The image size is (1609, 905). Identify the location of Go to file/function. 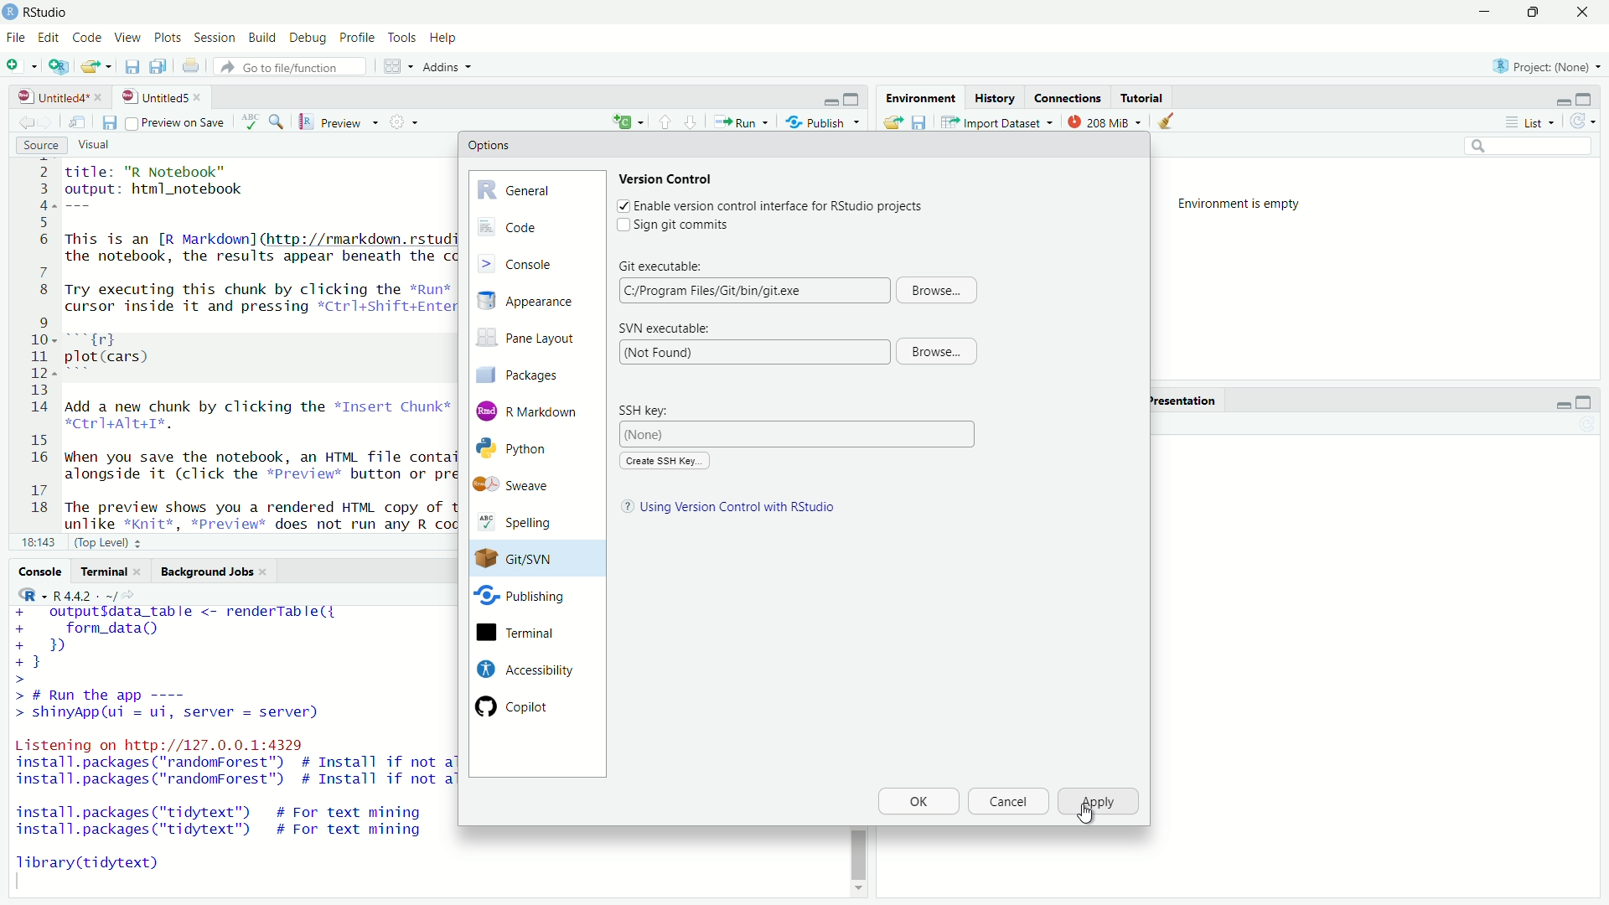
(294, 67).